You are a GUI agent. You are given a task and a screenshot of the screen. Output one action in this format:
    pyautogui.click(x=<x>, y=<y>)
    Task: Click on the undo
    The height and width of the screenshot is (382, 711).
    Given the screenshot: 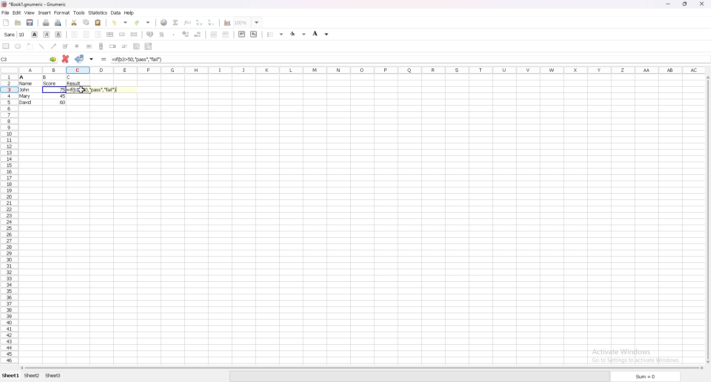 What is the action you would take?
    pyautogui.click(x=119, y=23)
    